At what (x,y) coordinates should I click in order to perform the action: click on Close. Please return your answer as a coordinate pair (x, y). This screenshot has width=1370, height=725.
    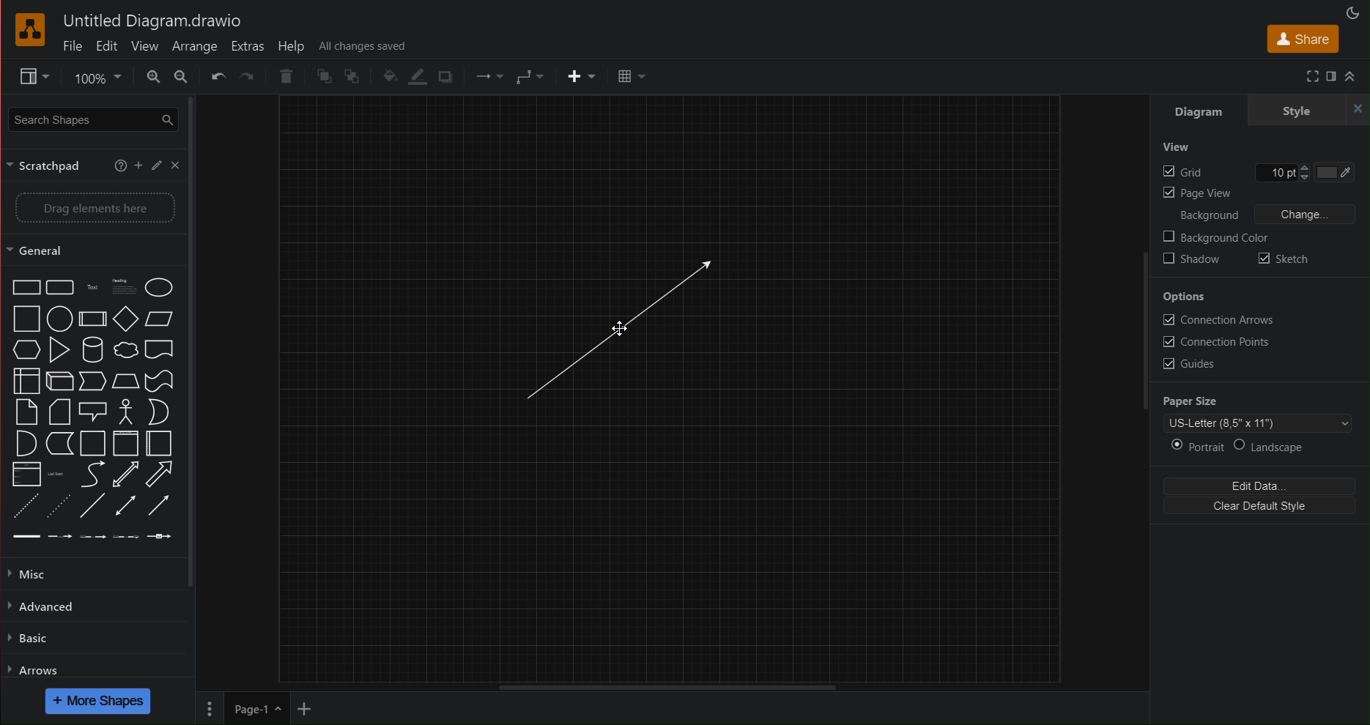
    Looking at the image, I should click on (1359, 111).